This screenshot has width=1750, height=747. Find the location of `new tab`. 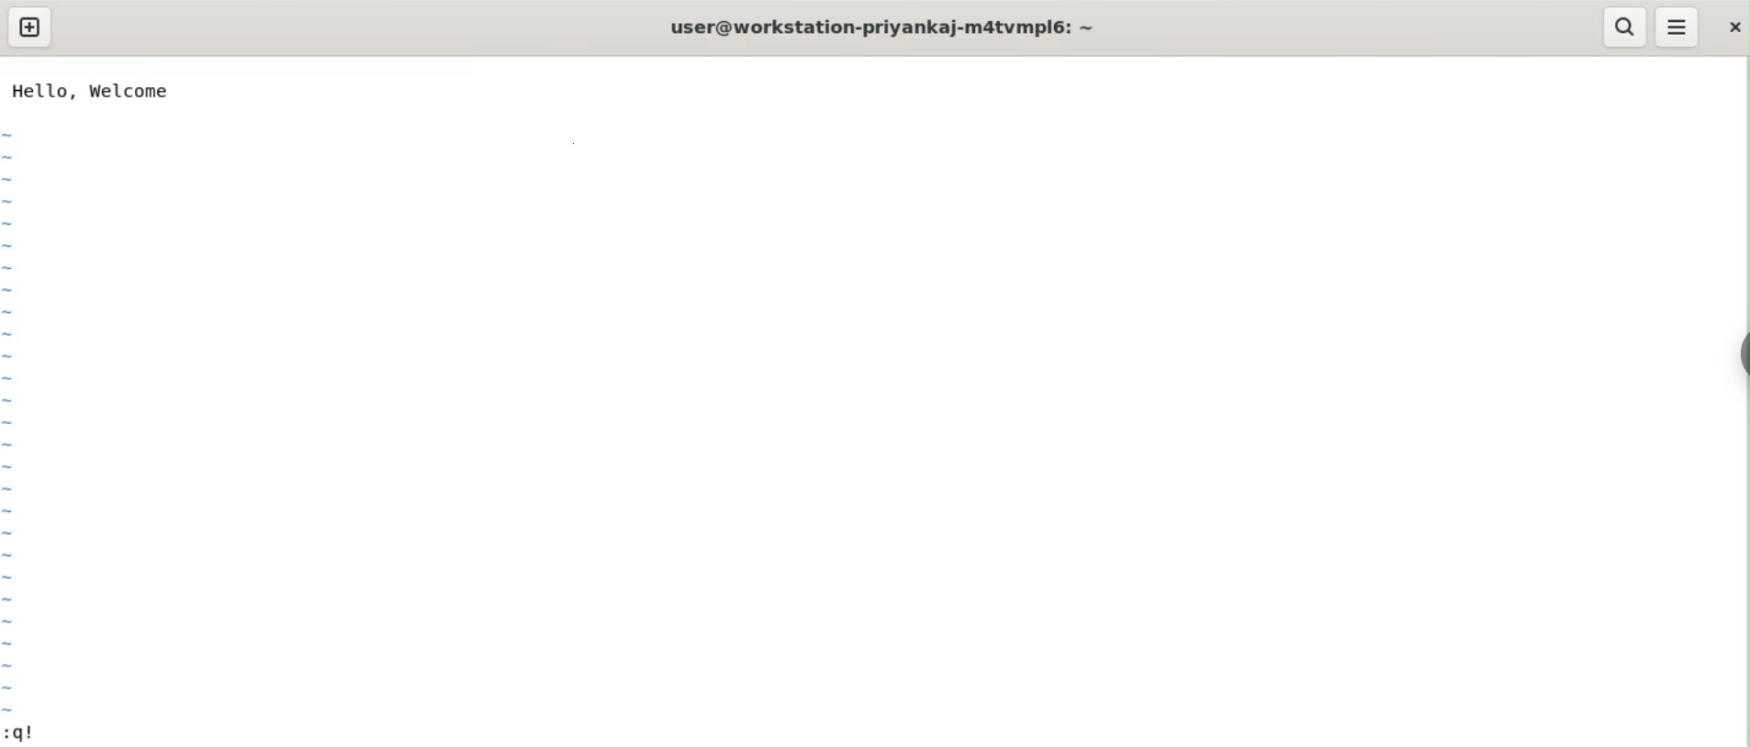

new tab is located at coordinates (29, 28).